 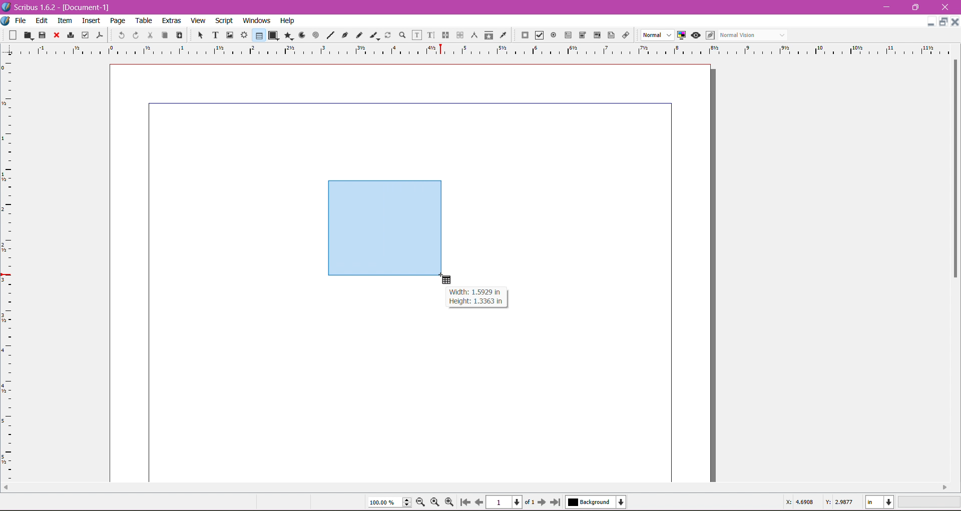 I want to click on Line, so click(x=329, y=35).